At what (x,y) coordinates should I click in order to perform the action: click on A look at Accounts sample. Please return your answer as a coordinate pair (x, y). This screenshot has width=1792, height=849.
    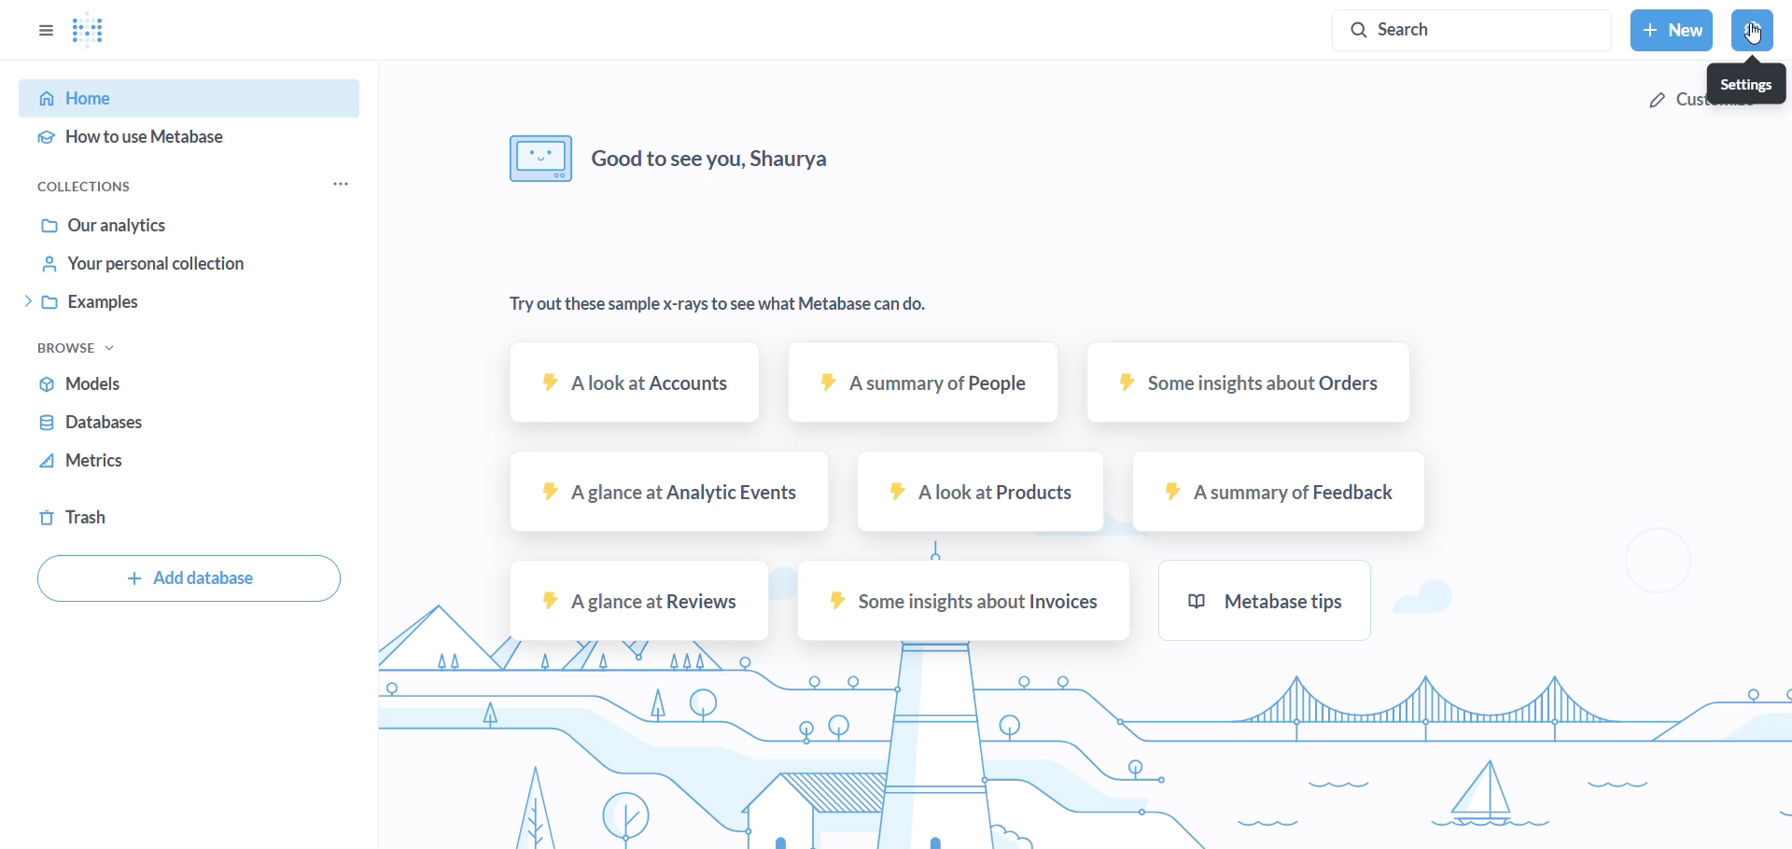
    Looking at the image, I should click on (629, 391).